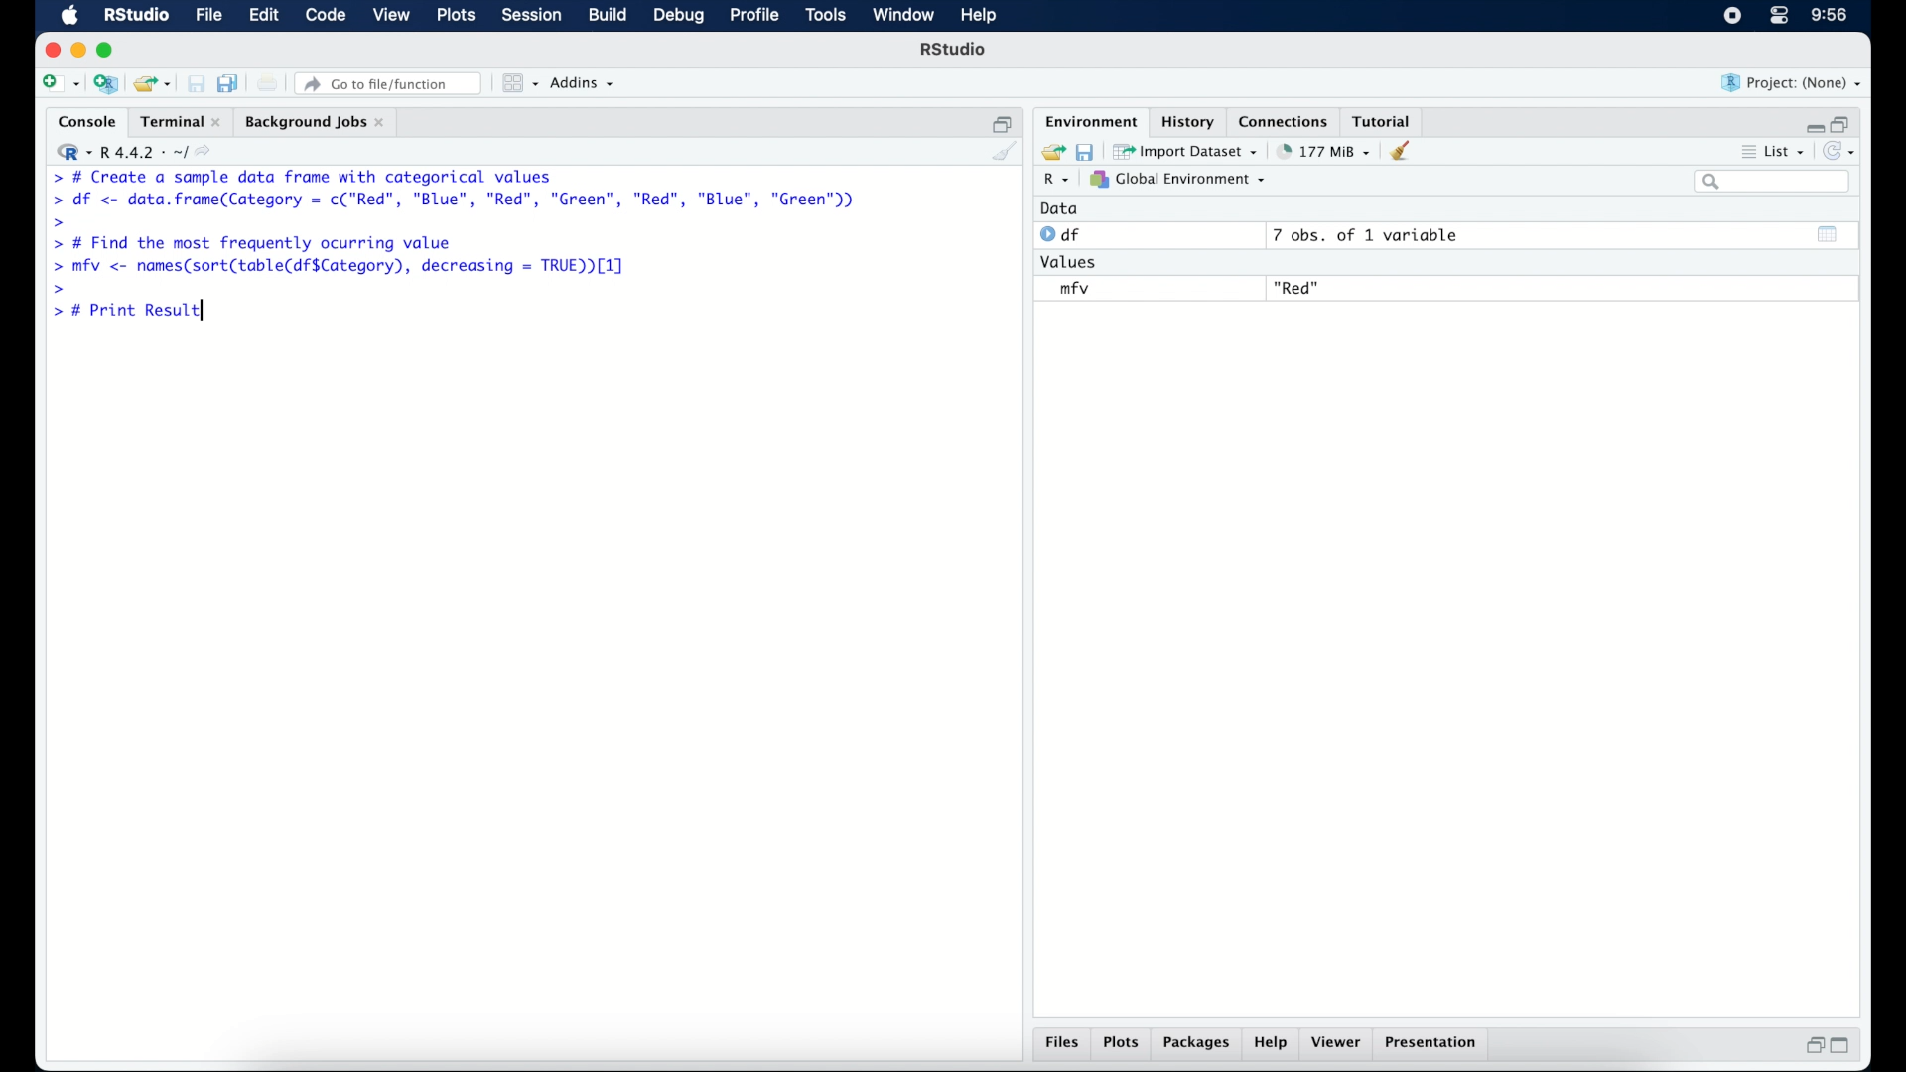 The width and height of the screenshot is (1906, 1072). What do you see at coordinates (609, 16) in the screenshot?
I see `build` at bounding box center [609, 16].